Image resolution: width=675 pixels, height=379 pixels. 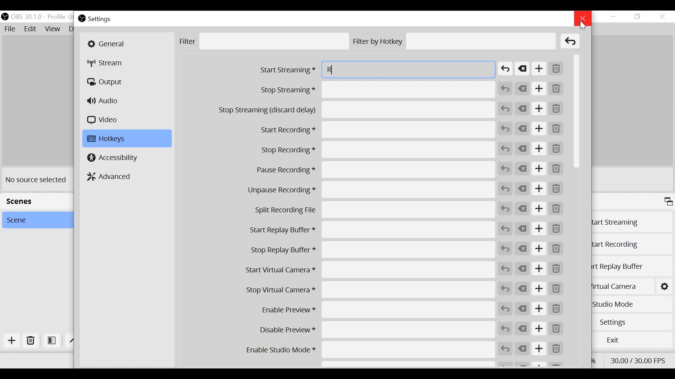 What do you see at coordinates (557, 289) in the screenshot?
I see `Remove` at bounding box center [557, 289].